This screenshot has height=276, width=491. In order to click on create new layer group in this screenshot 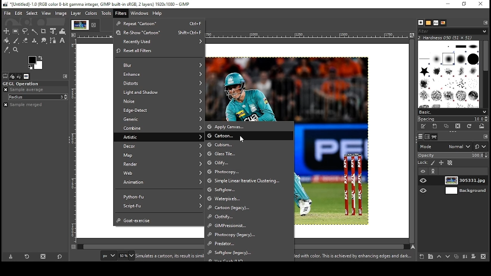, I will do `click(430, 256)`.